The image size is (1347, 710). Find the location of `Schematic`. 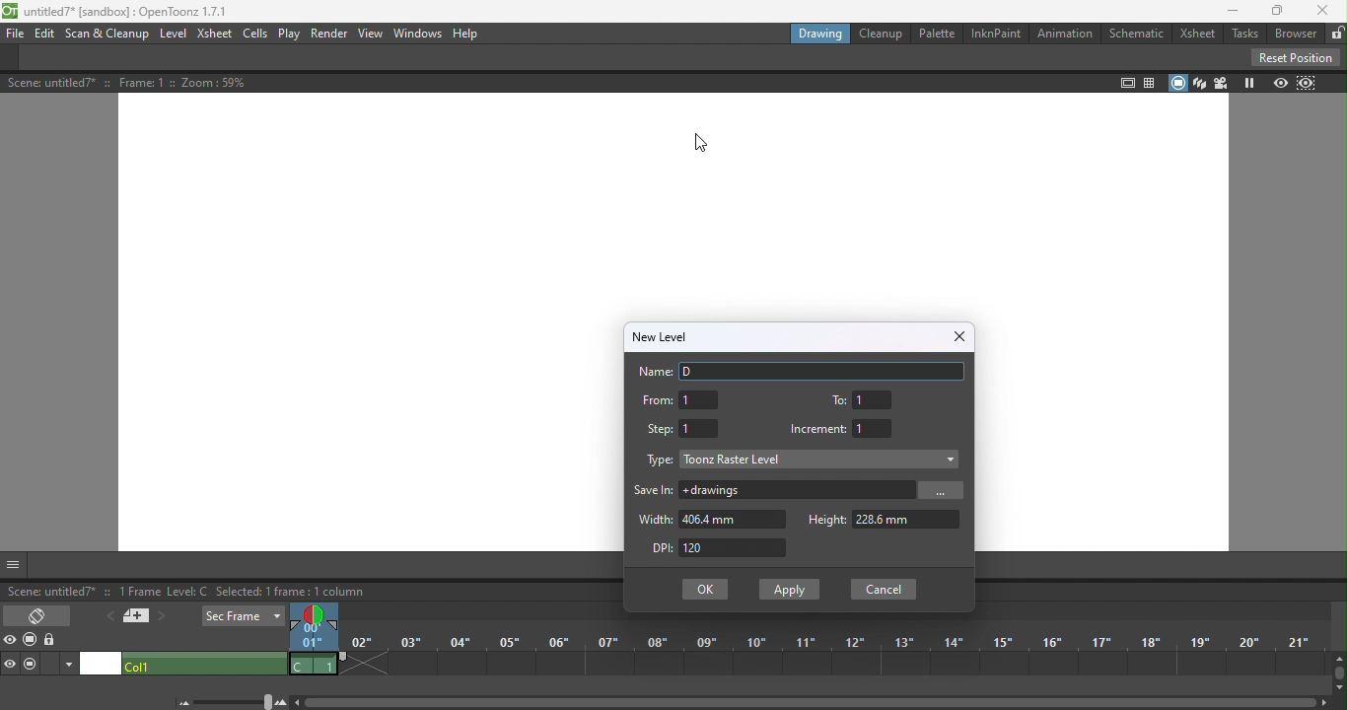

Schematic is located at coordinates (1136, 34).